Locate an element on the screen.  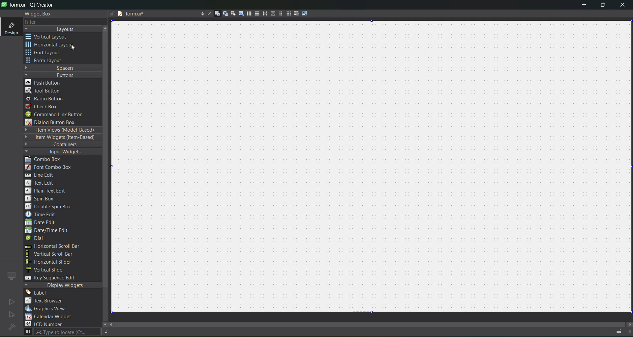
move up is located at coordinates (106, 27).